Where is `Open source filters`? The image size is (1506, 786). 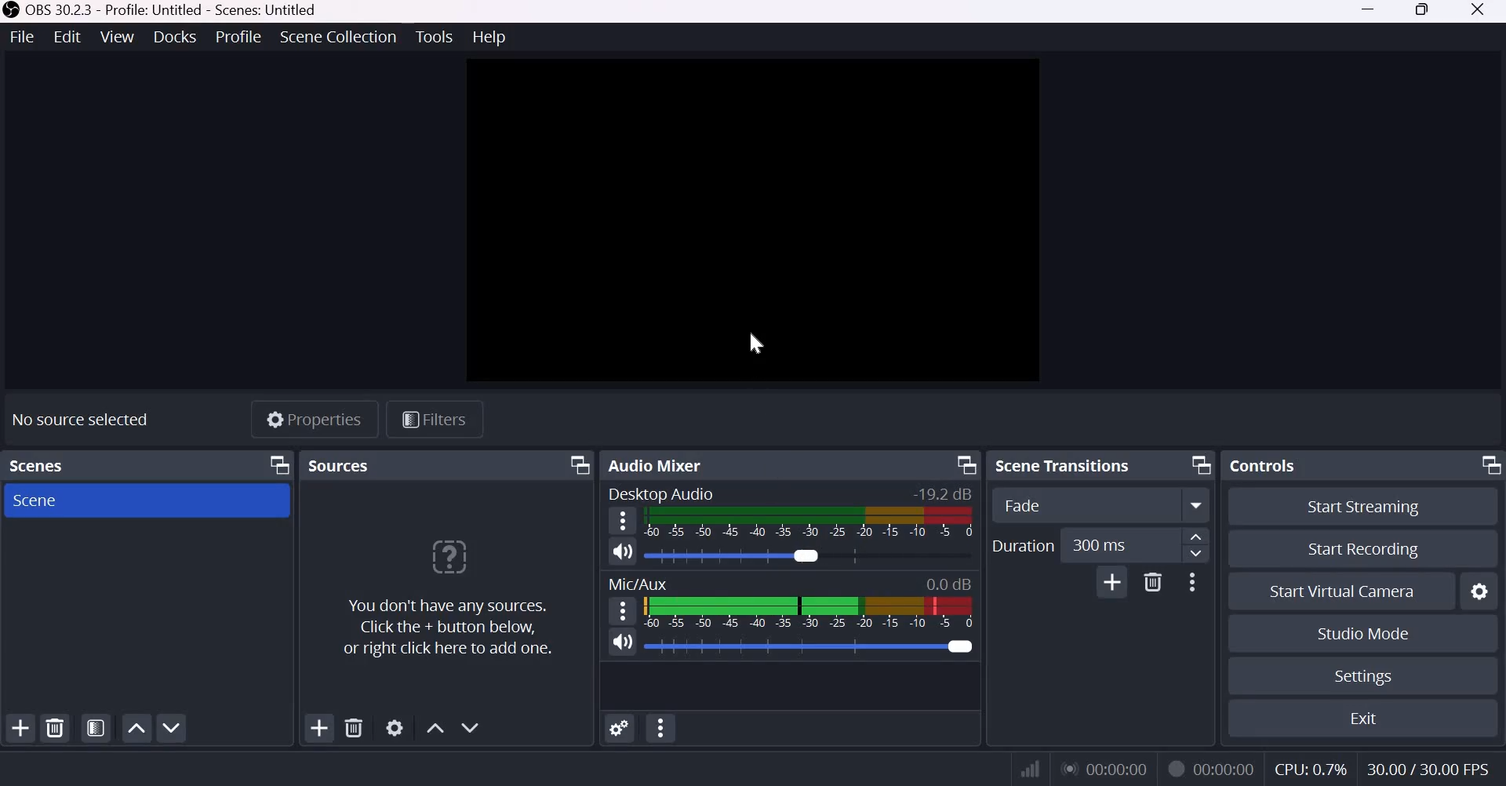 Open source filters is located at coordinates (435, 418).